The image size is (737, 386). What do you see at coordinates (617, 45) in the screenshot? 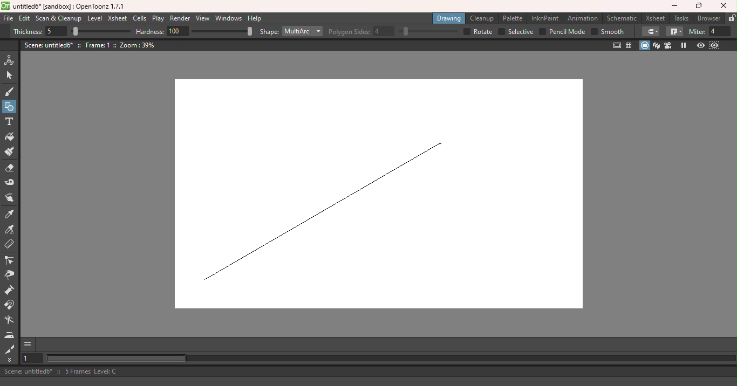
I see `Safe area` at bounding box center [617, 45].